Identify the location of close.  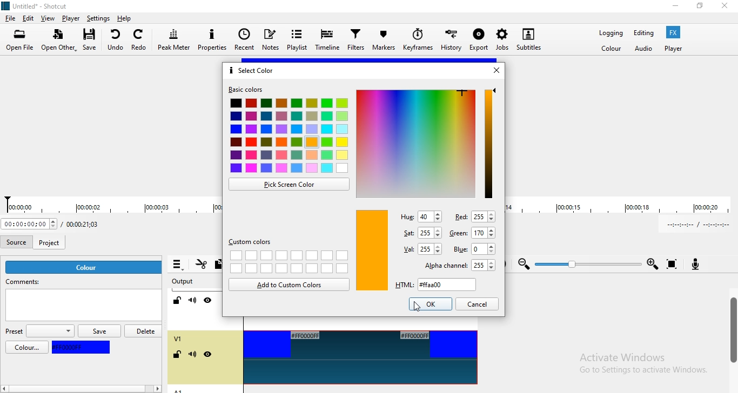
(500, 70).